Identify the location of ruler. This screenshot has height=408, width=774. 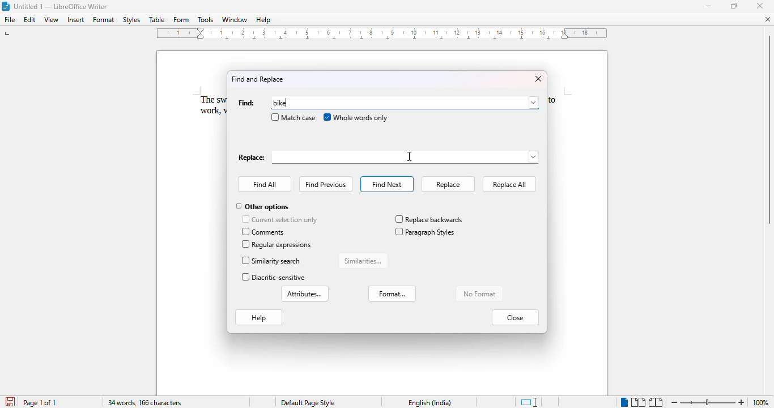
(382, 33).